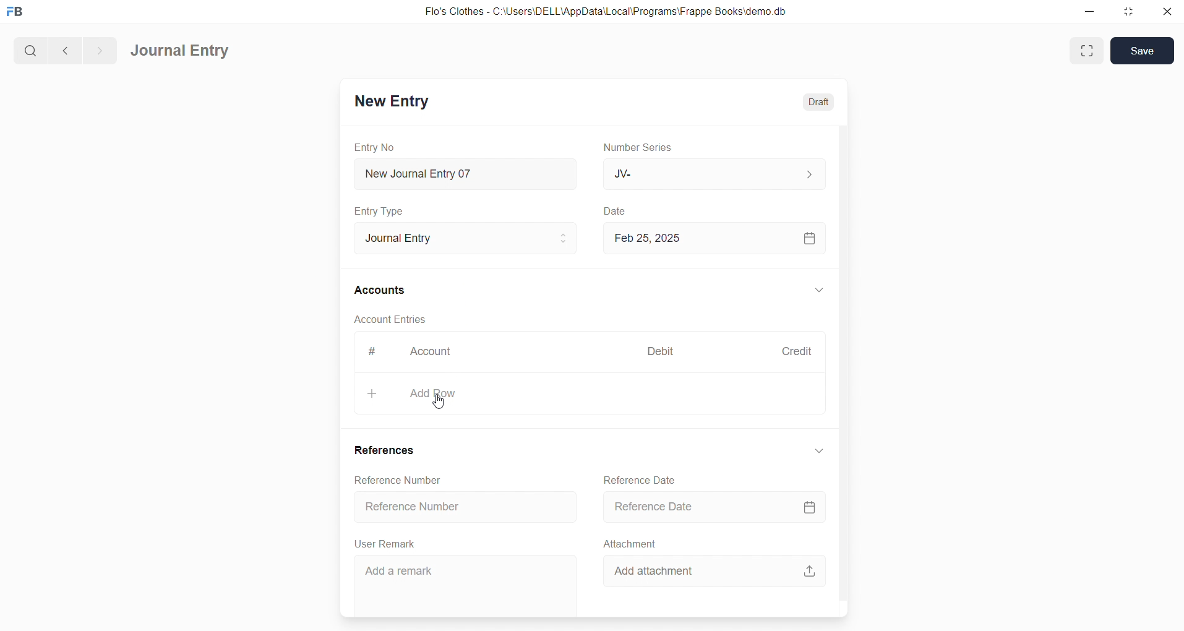 Image resolution: width=1184 pixels, height=631 pixels. Describe the element at coordinates (388, 452) in the screenshot. I see `References` at that location.